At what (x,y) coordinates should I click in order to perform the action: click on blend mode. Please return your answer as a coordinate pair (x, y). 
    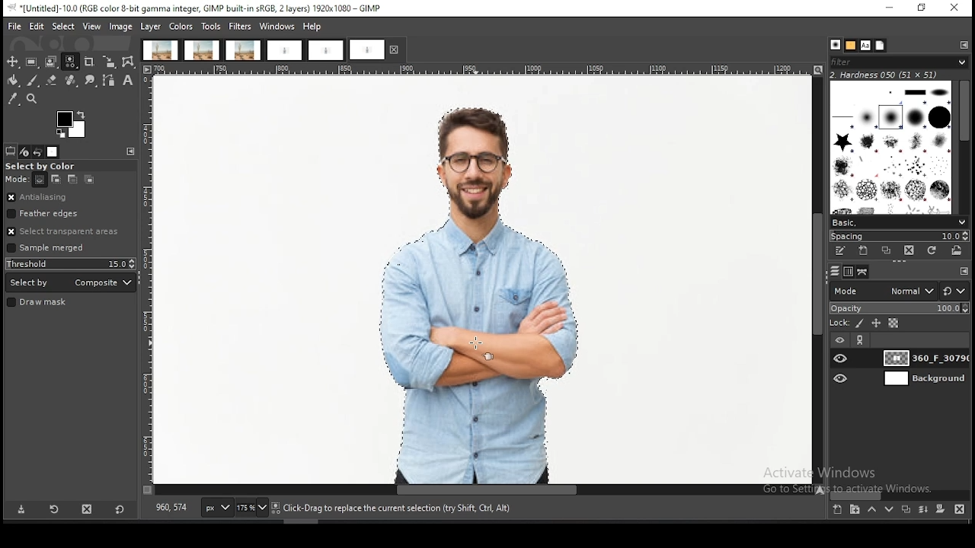
    Looking at the image, I should click on (883, 291).